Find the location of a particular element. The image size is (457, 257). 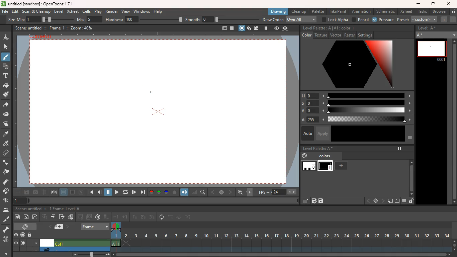

2 is located at coordinates (143, 217).